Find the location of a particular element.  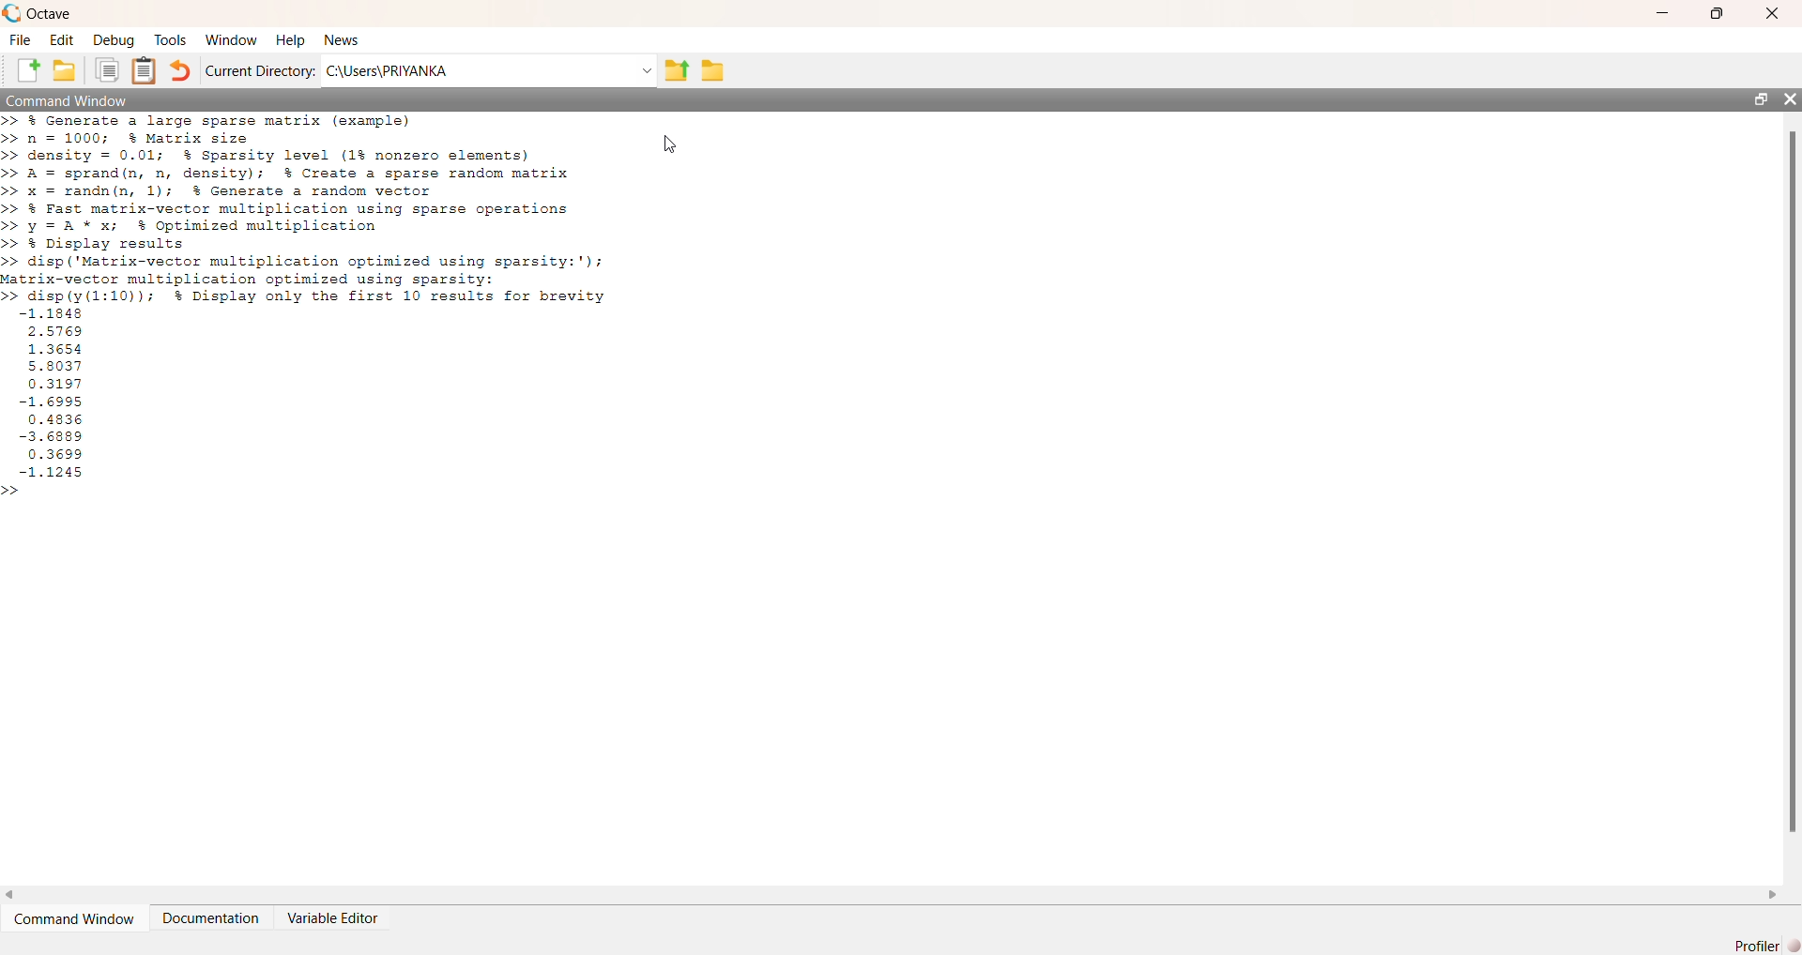

one directory up is located at coordinates (675, 70).